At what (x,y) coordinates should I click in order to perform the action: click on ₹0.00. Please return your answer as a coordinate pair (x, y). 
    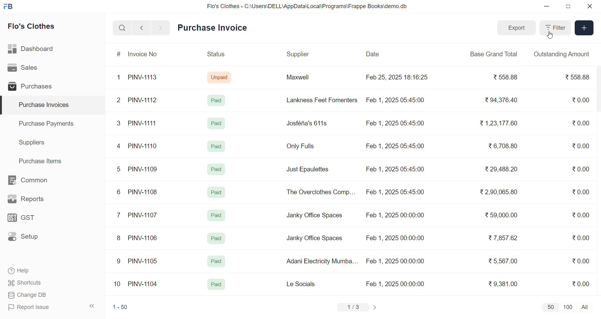
    Looking at the image, I should click on (583, 214).